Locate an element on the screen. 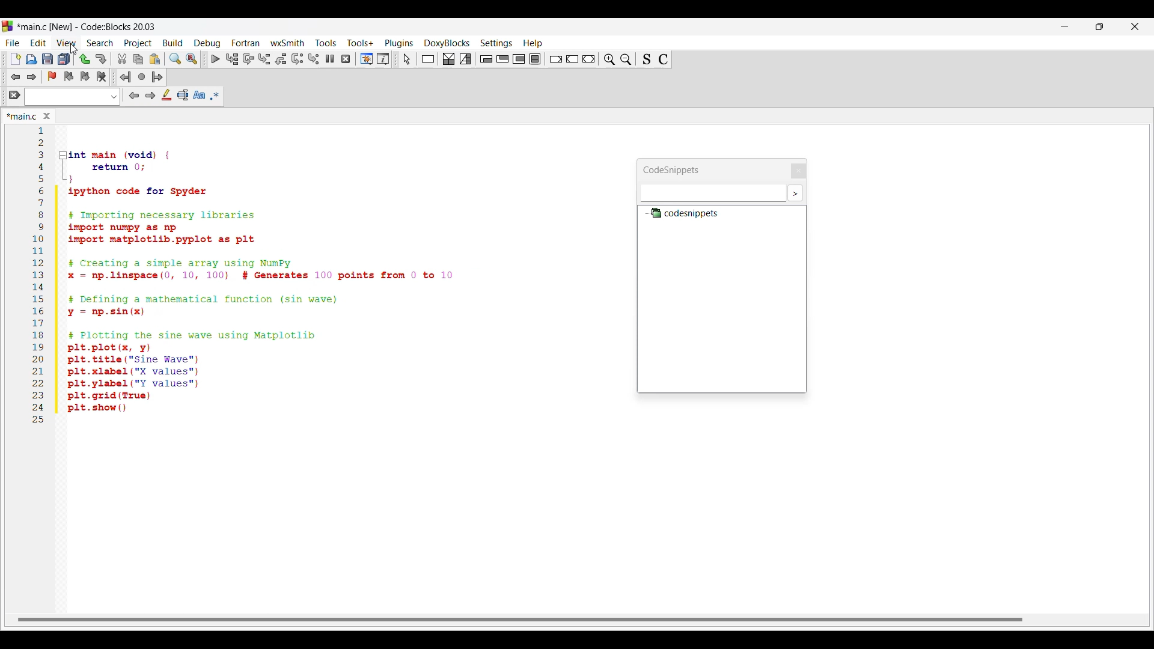 This screenshot has width=1154, height=649. Save is located at coordinates (47, 59).